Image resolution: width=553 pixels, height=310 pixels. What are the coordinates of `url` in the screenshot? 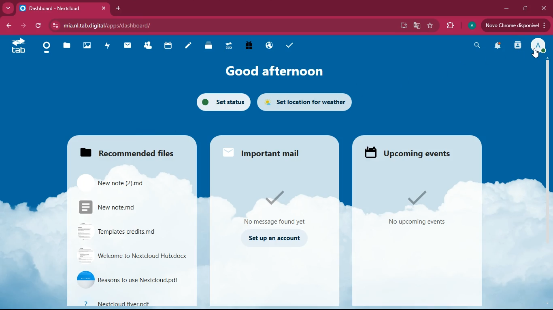 It's located at (124, 25).